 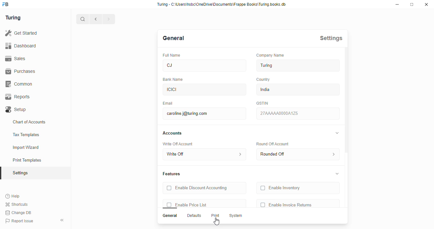 I want to click on Defaults, so click(x=194, y=216).